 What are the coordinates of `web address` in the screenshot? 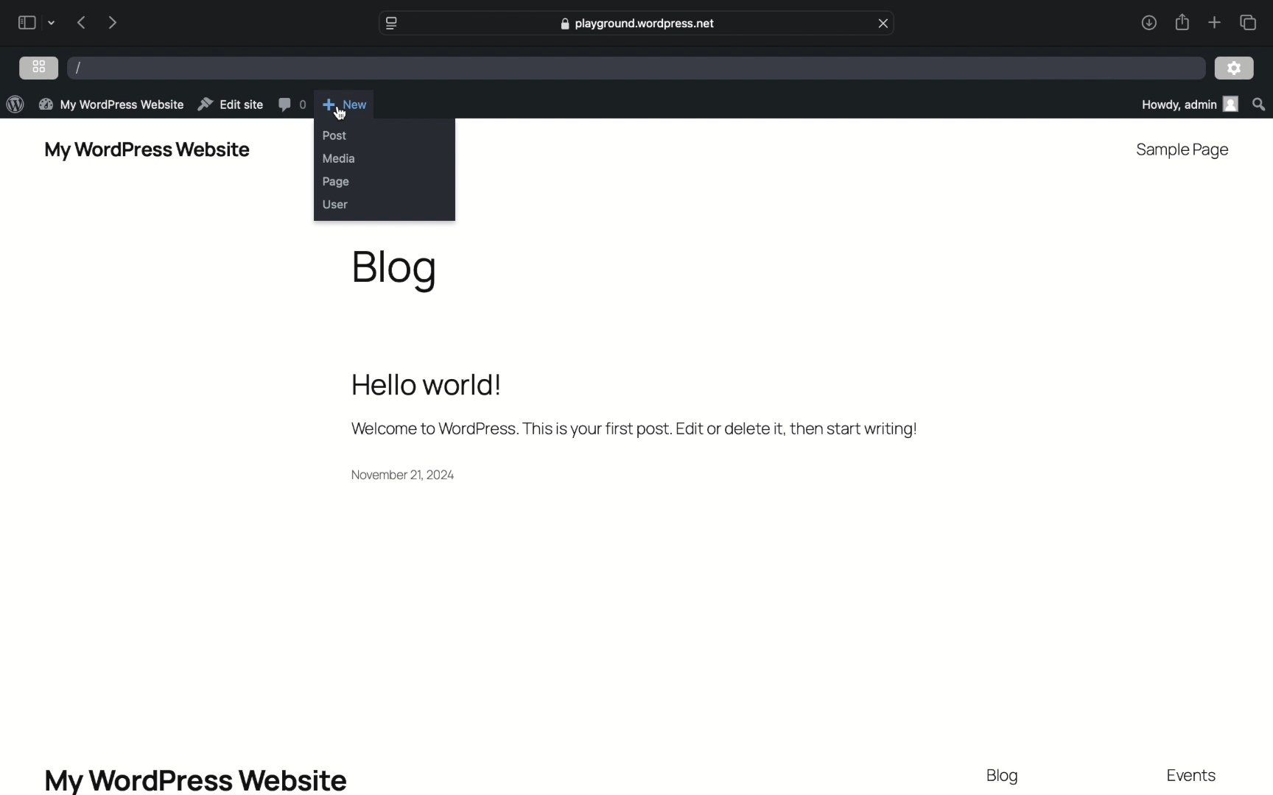 It's located at (637, 24).